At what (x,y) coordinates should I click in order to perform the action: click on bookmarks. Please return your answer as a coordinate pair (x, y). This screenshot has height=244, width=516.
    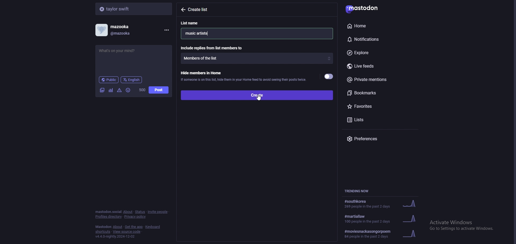
    Looking at the image, I should click on (381, 93).